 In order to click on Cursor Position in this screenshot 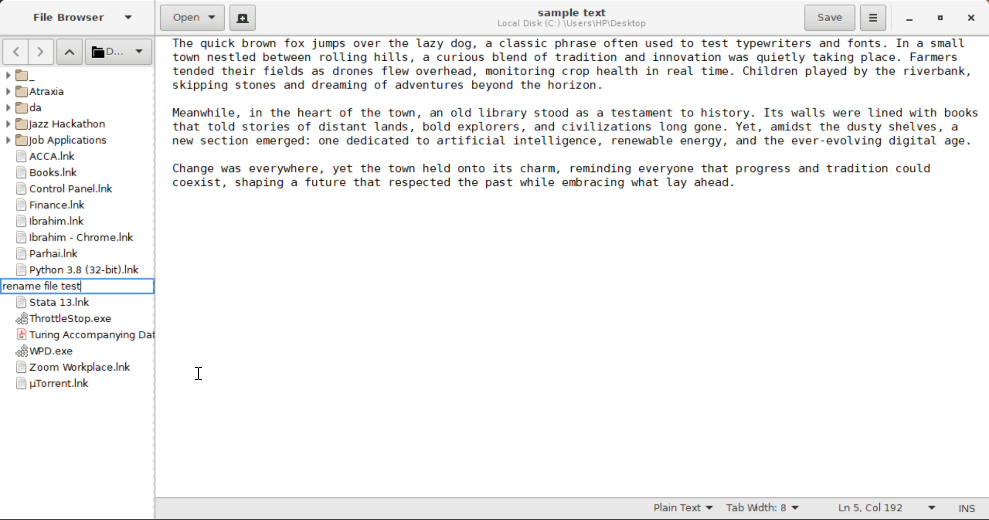, I will do `click(201, 374)`.